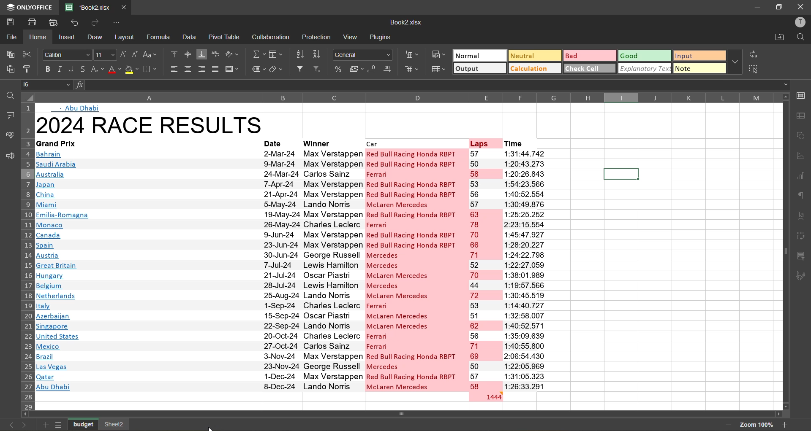  Describe the element at coordinates (68, 143) in the screenshot. I see `grand prix` at that location.